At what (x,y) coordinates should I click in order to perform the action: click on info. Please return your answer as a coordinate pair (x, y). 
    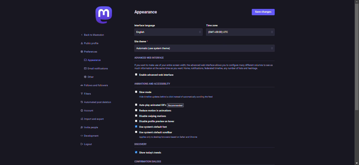
    Looking at the image, I should click on (203, 67).